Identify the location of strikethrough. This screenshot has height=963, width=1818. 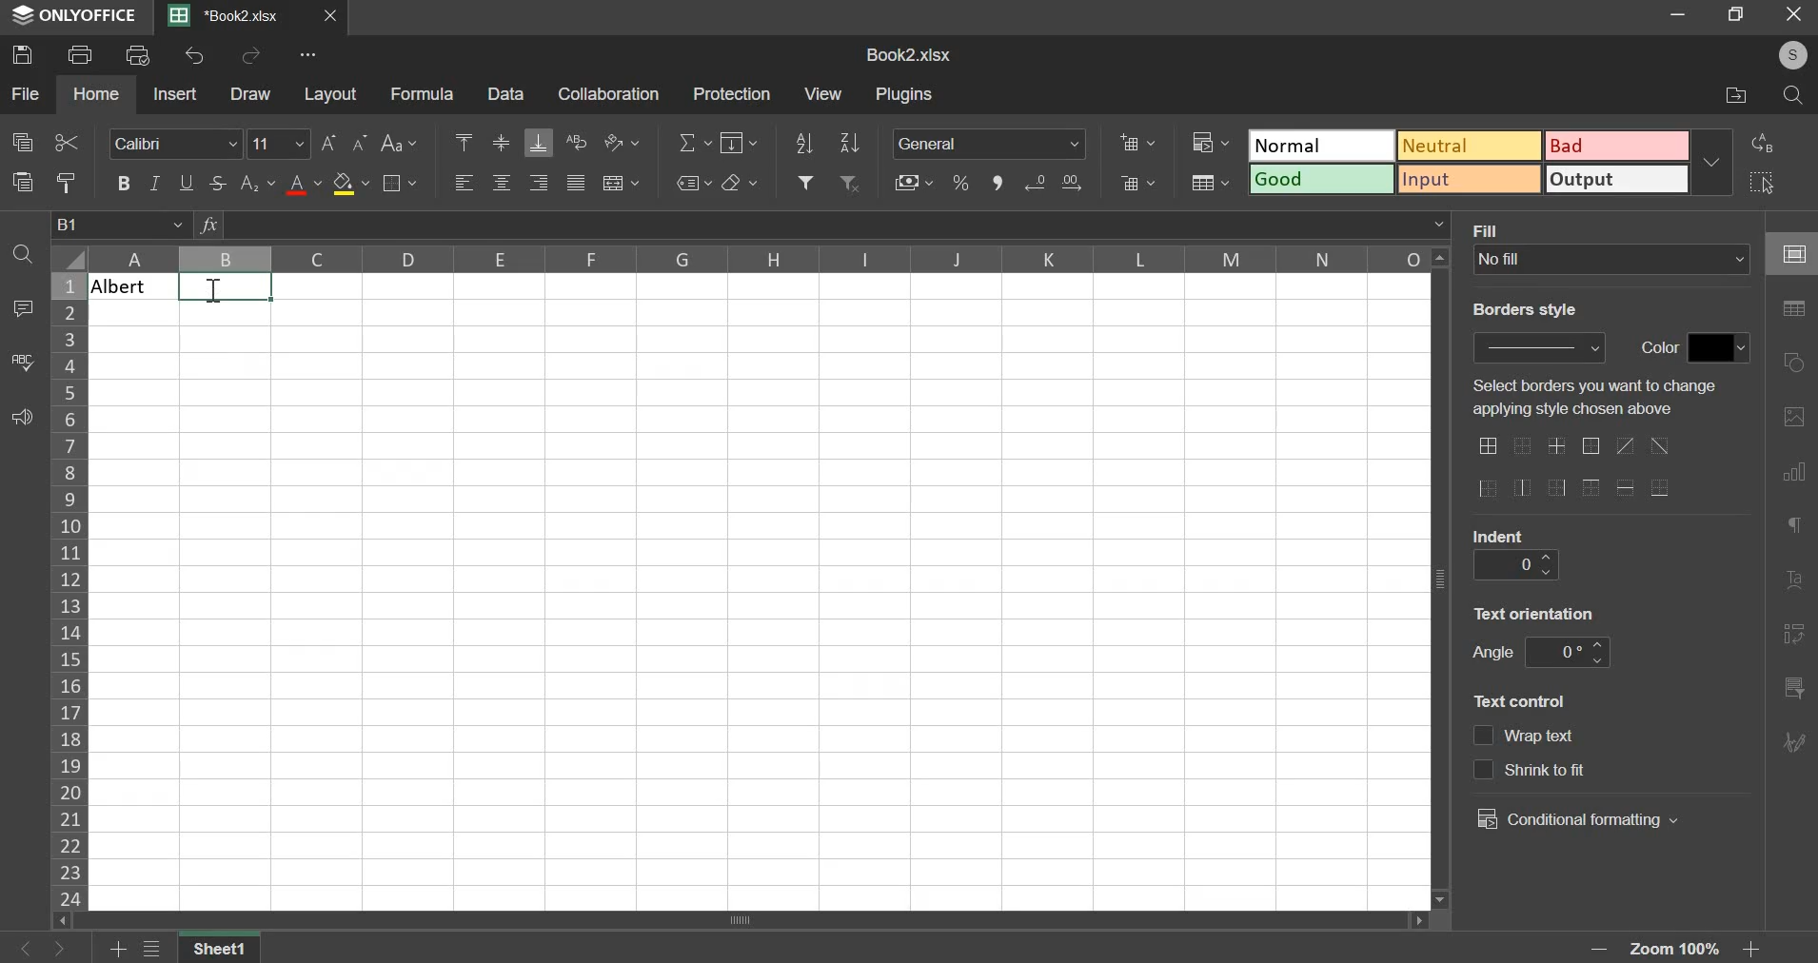
(222, 183).